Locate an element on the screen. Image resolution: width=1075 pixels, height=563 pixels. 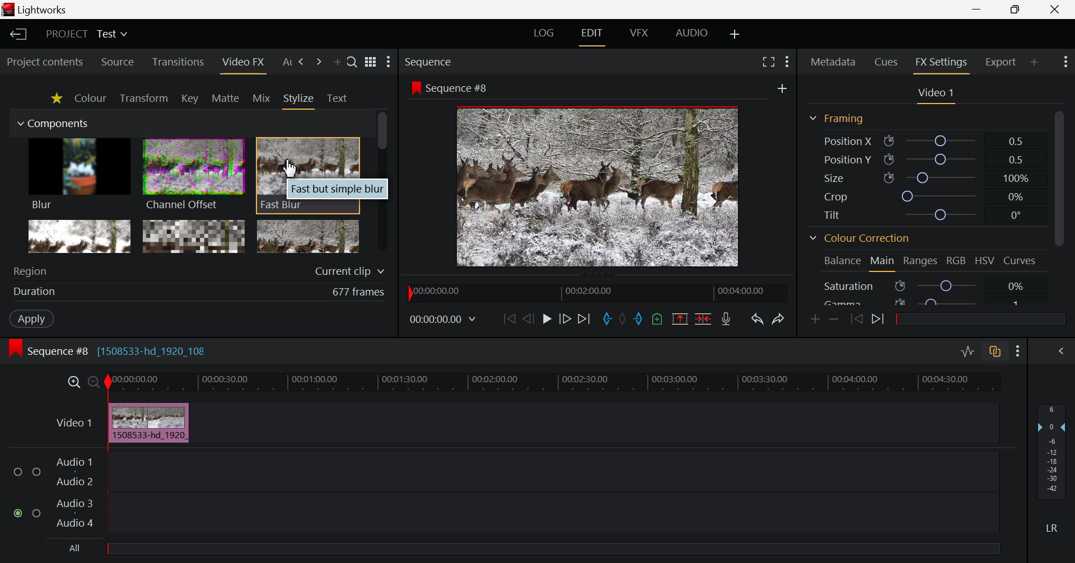
Decibel Level is located at coordinates (1052, 471).